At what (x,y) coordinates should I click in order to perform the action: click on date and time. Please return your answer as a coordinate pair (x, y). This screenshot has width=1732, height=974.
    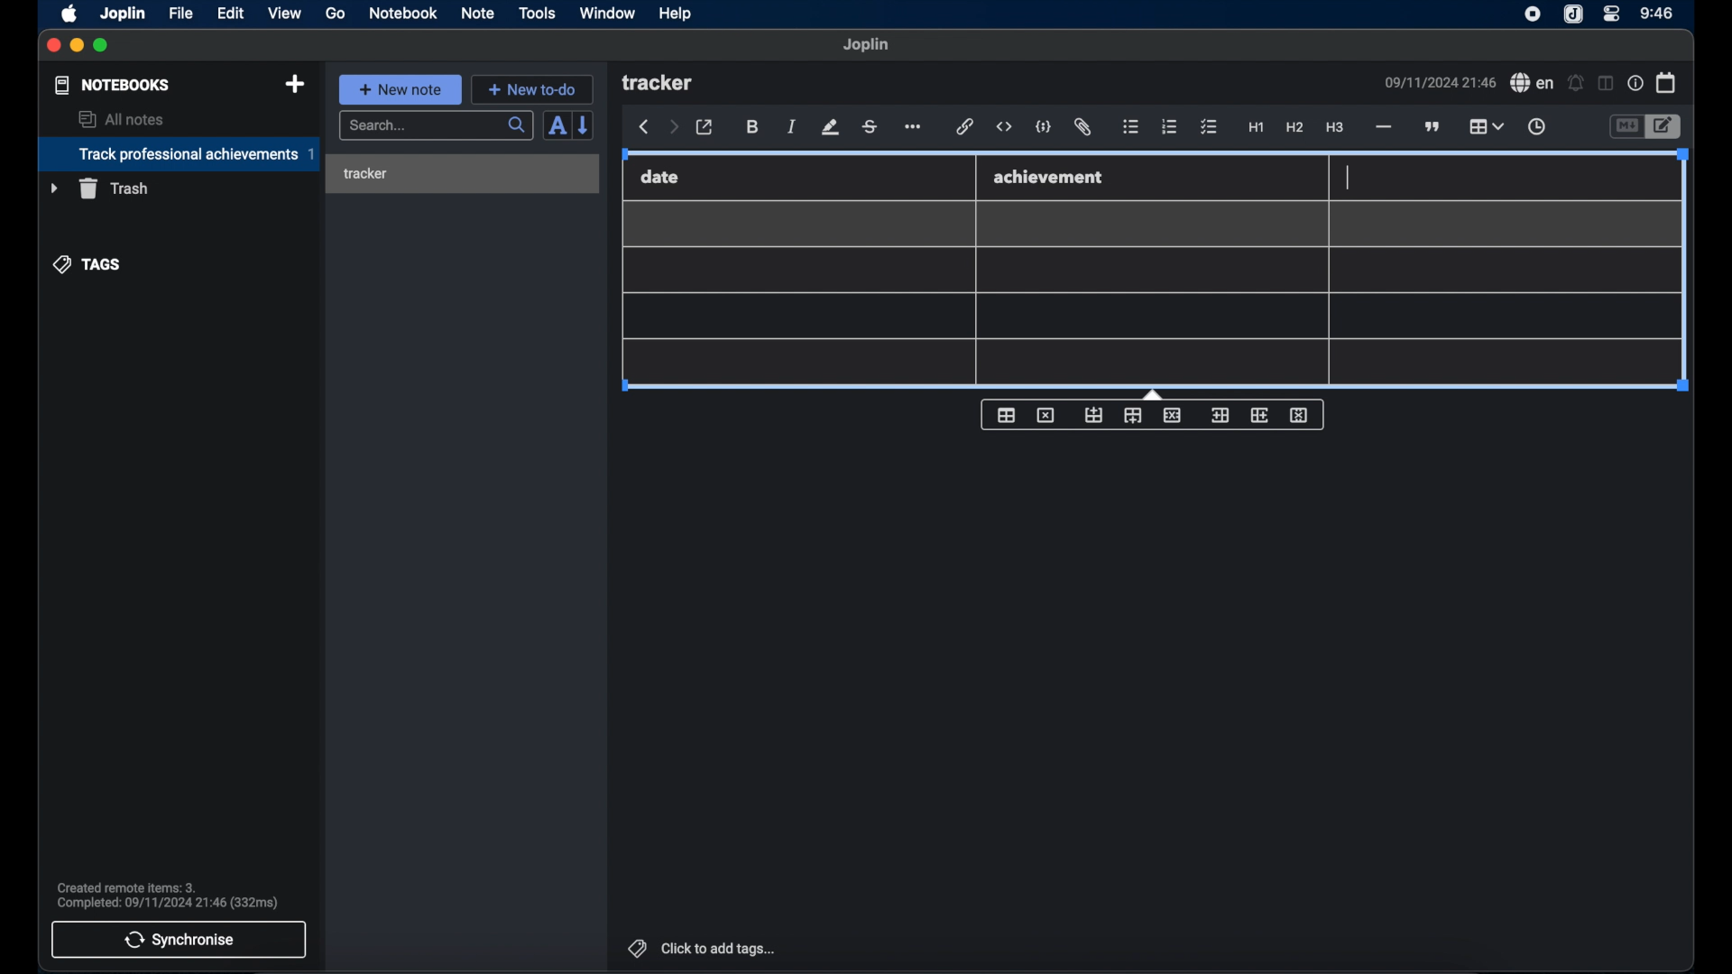
    Looking at the image, I should click on (1439, 82).